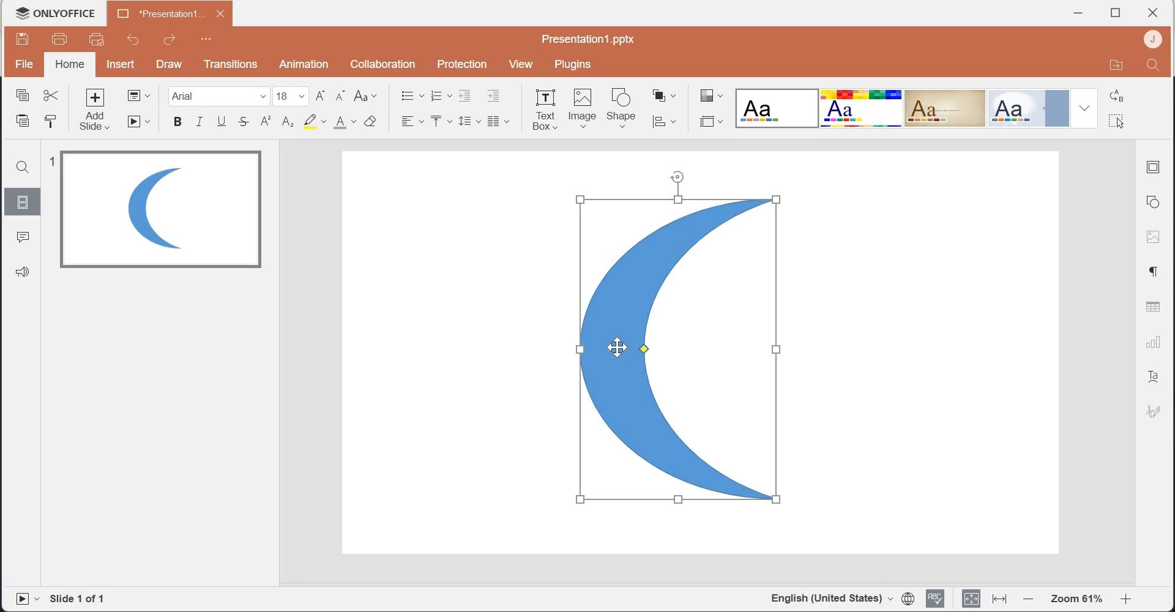 Image resolution: width=1175 pixels, height=612 pixels. Describe the element at coordinates (827, 600) in the screenshot. I see `English(United Stated)` at that location.